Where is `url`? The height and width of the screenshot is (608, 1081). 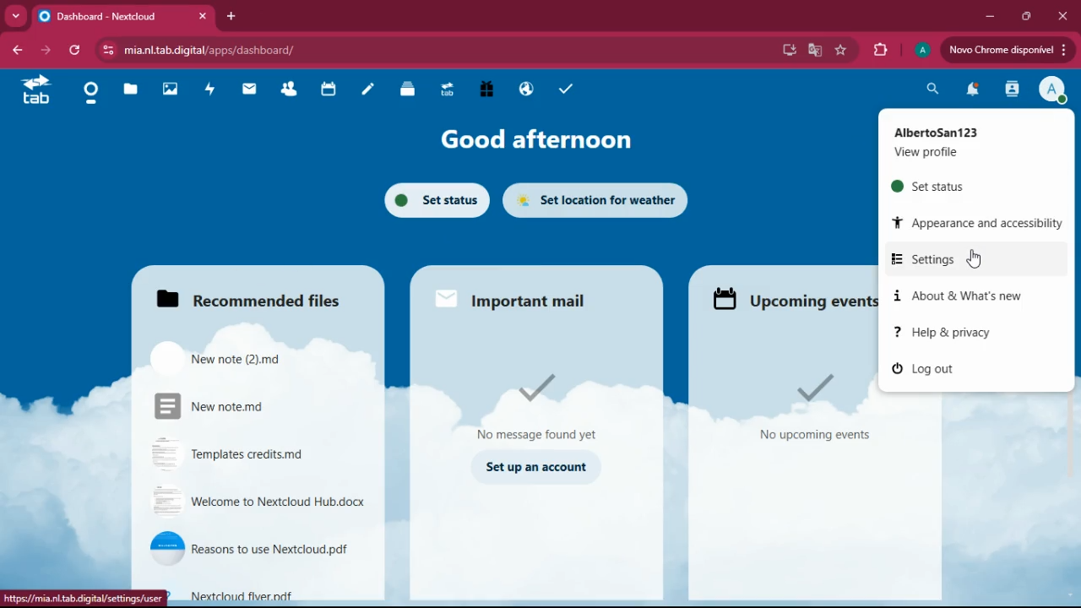 url is located at coordinates (223, 48).